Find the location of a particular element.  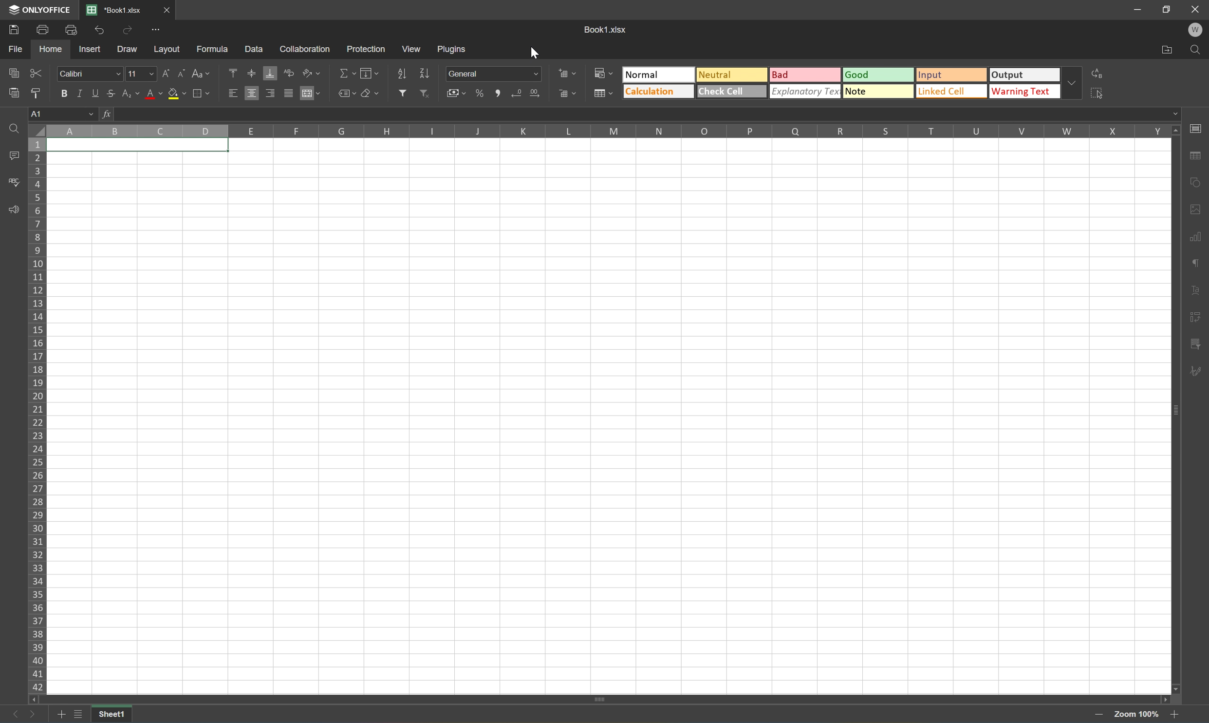

Customize Quick Access Toolbar is located at coordinates (158, 33).